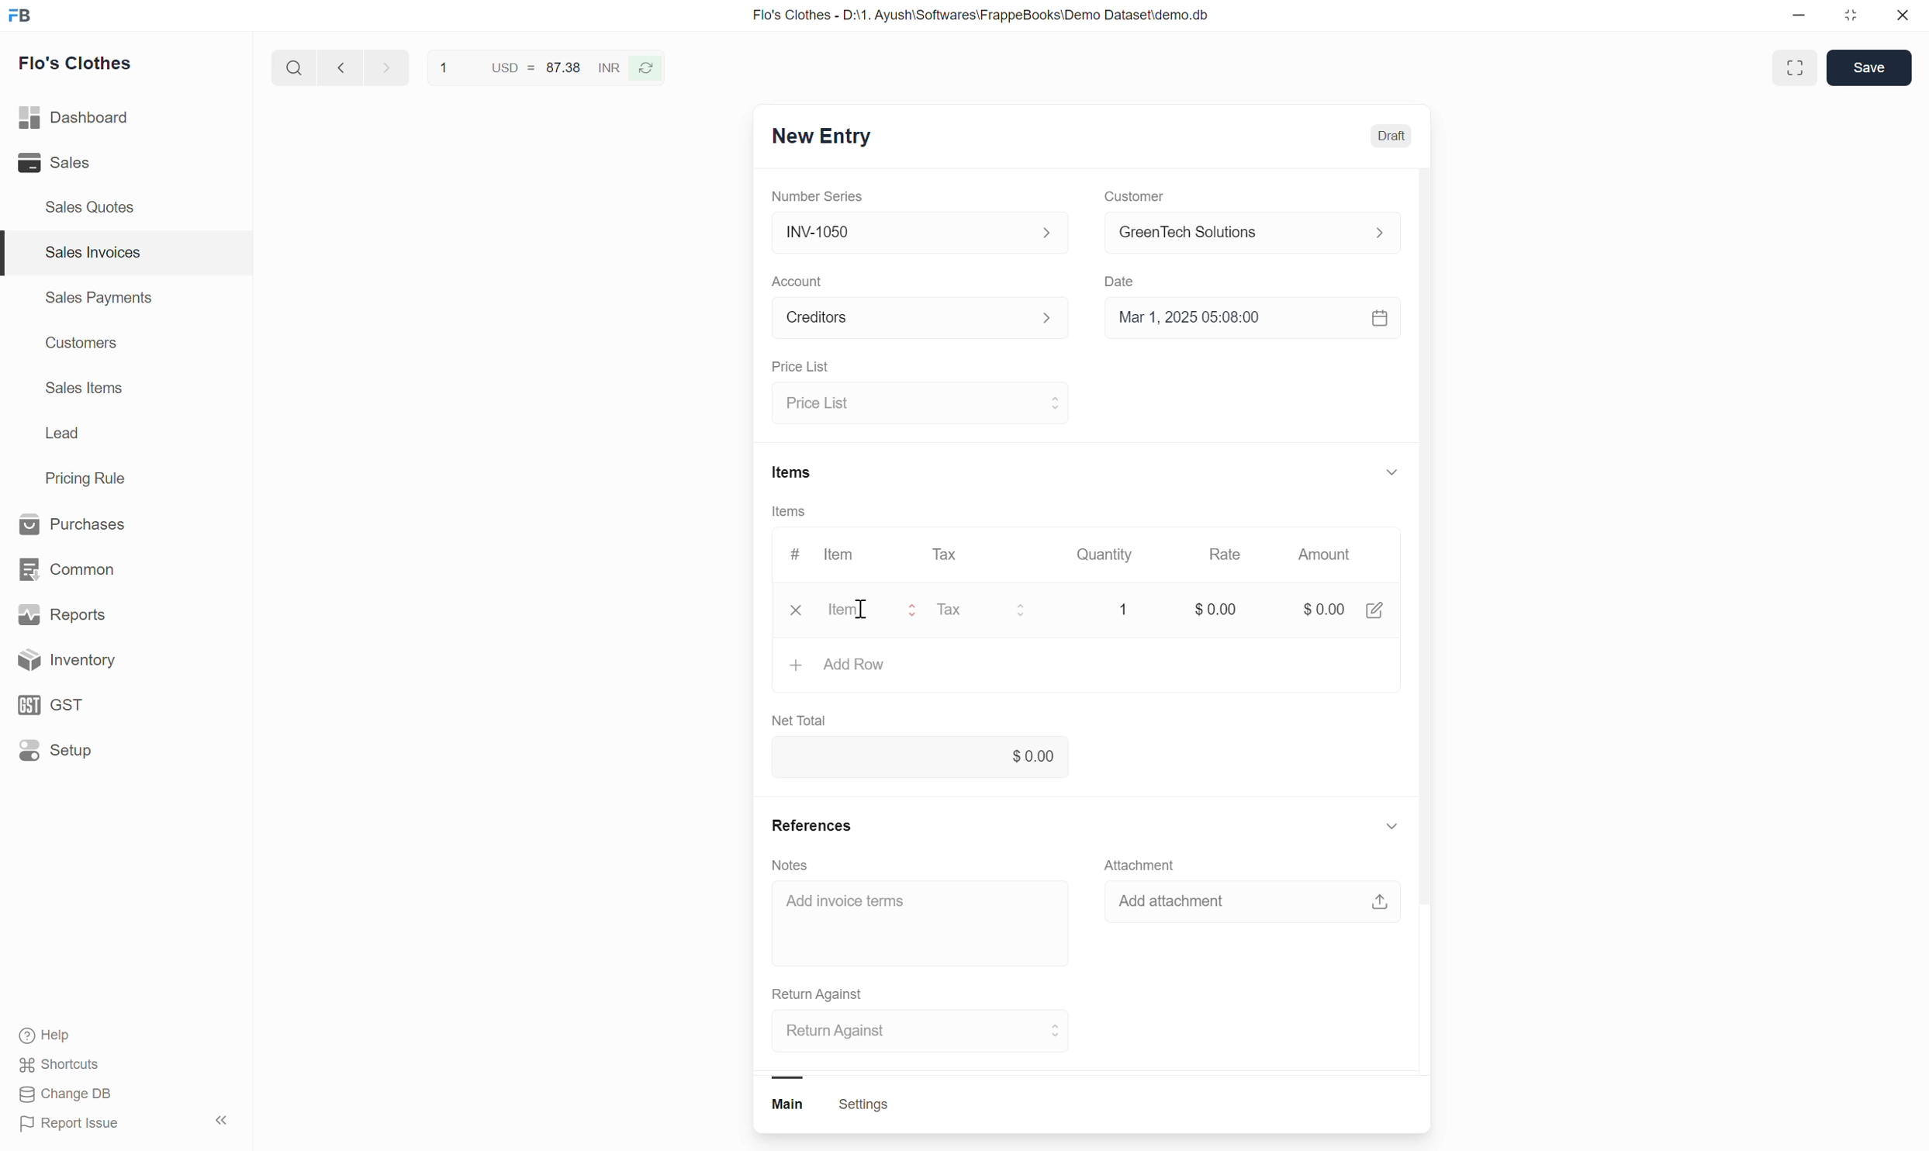 The height and width of the screenshot is (1151, 1929). I want to click on Purchases , so click(97, 522).